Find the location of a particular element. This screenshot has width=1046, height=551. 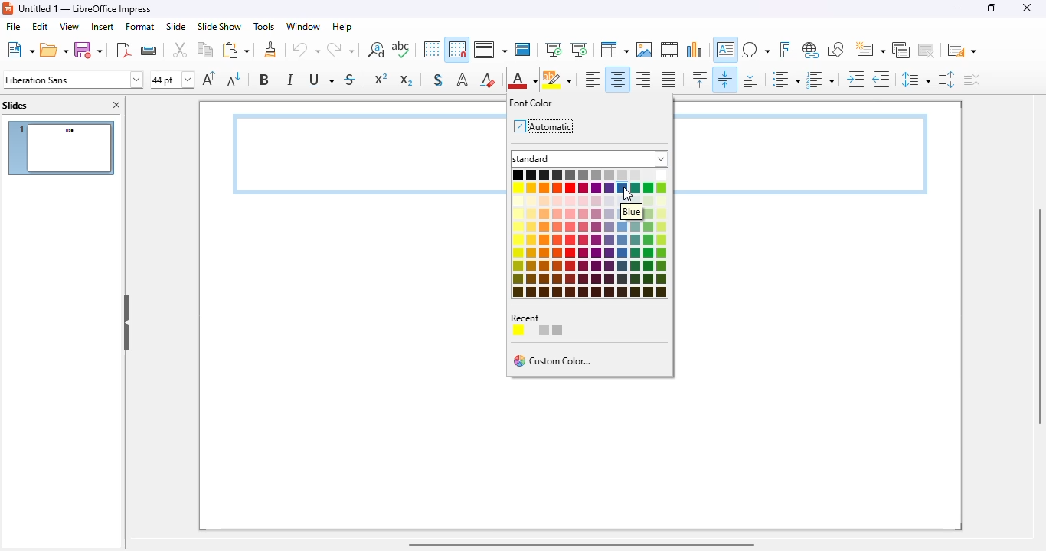

character highlighting color is located at coordinates (557, 79).